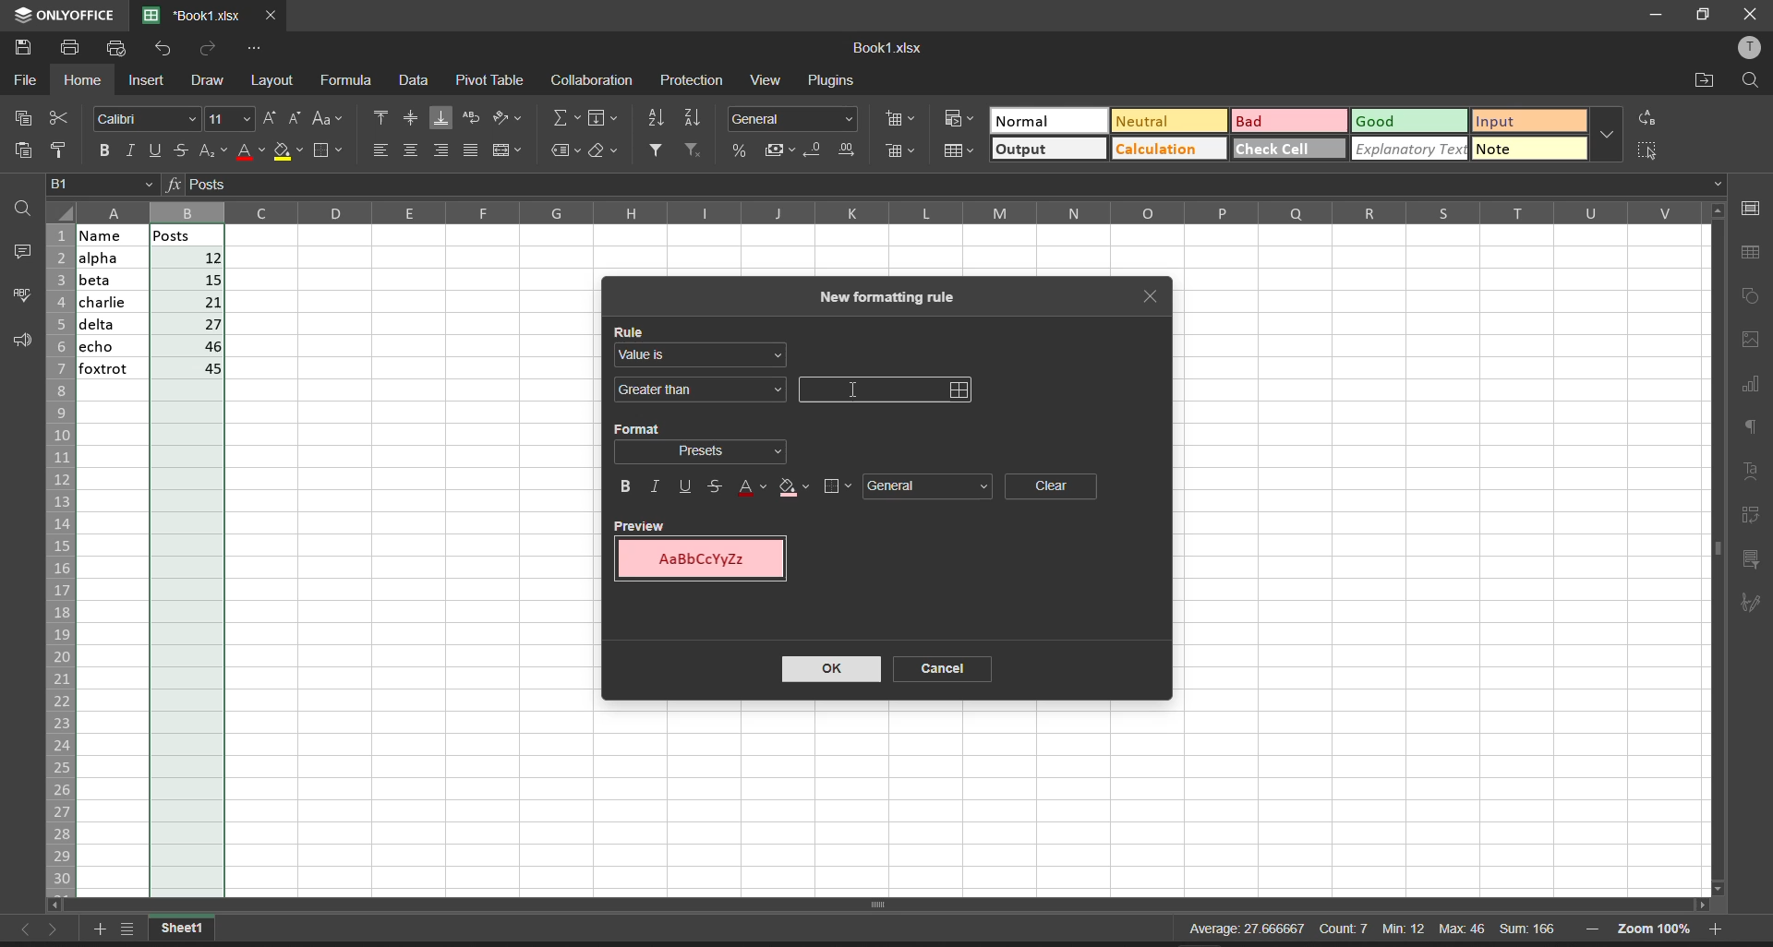  What do you see at coordinates (1357, 930) in the screenshot?
I see `Average: 27.666667 Count:7 Min: 12 Max 46 Sum: 166` at bounding box center [1357, 930].